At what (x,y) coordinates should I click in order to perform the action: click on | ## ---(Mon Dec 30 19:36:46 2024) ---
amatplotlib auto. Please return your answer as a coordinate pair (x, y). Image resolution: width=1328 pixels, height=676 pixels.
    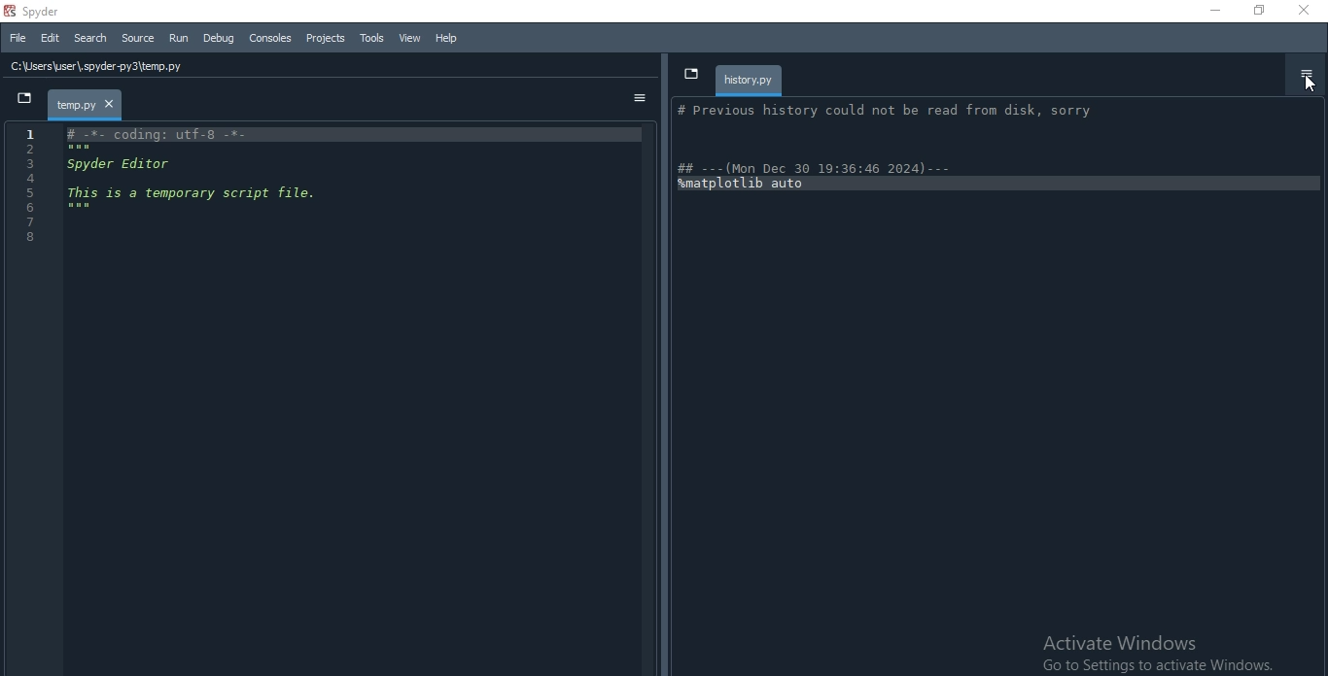
    Looking at the image, I should click on (825, 176).